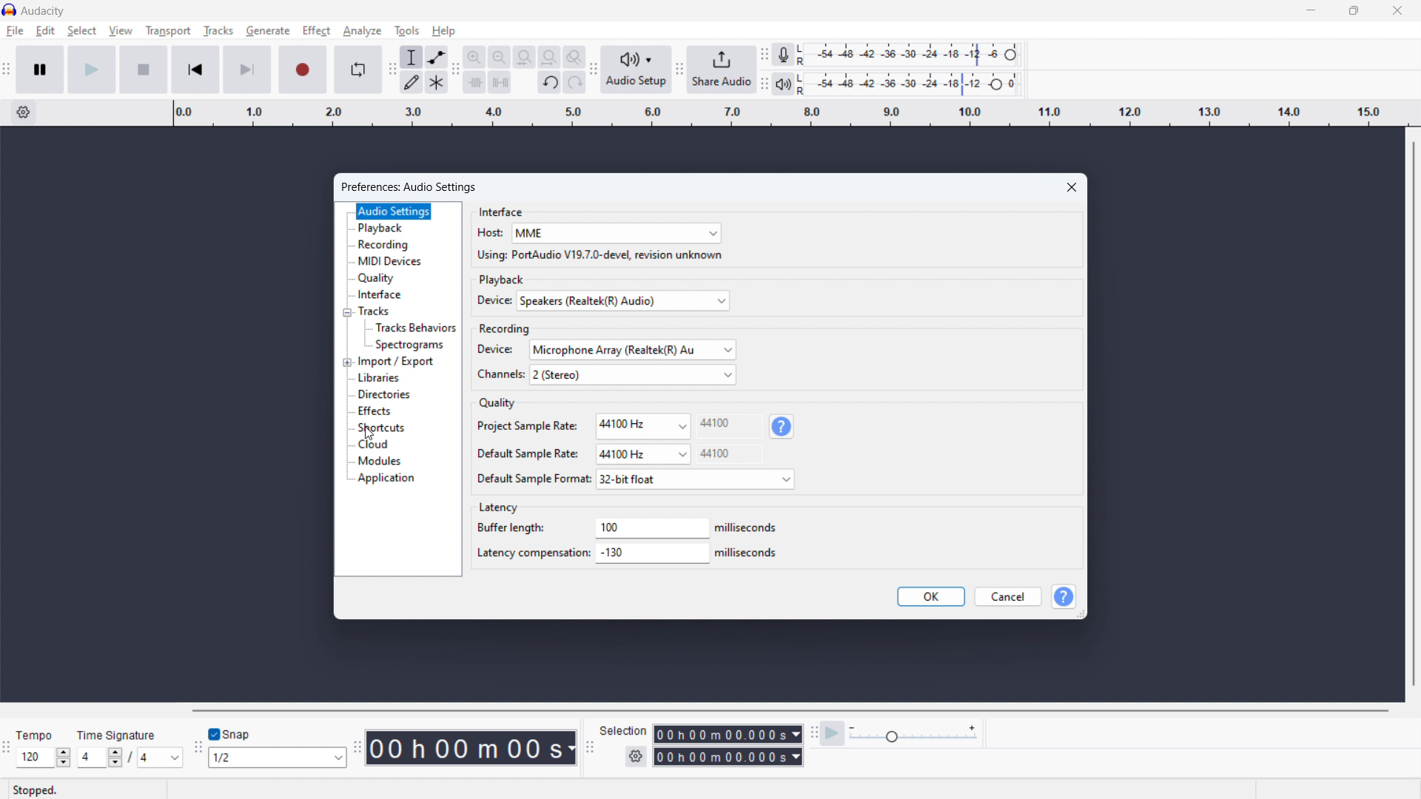  What do you see at coordinates (90, 758) in the screenshot?
I see `Input time signature` at bounding box center [90, 758].